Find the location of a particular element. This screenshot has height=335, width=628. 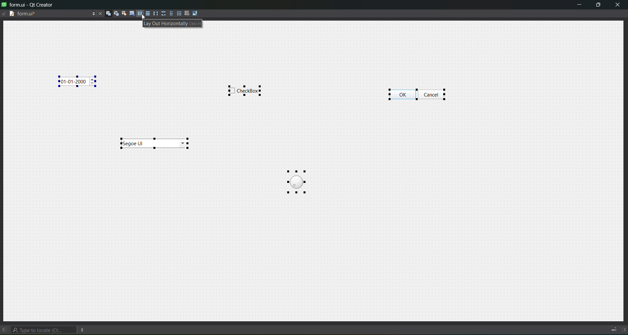

adjust size is located at coordinates (195, 13).